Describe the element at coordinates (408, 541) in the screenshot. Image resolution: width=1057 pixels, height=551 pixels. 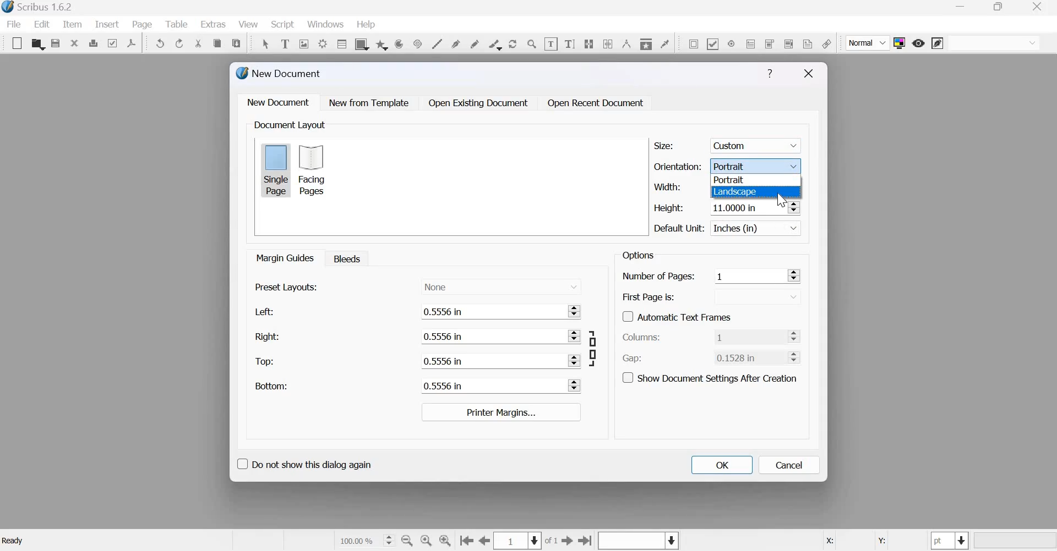
I see `zoom out by the stepping values in tool preferences` at that location.